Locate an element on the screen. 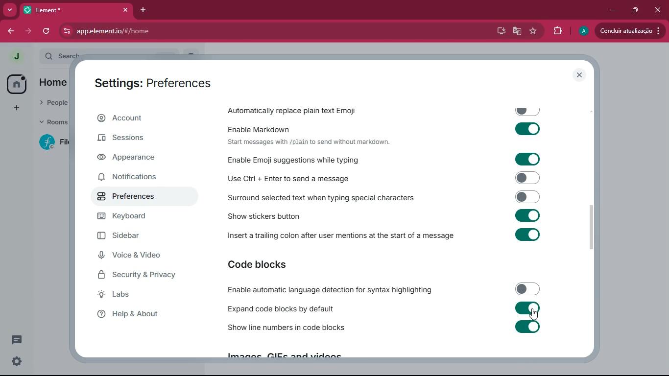  appearance is located at coordinates (143, 158).